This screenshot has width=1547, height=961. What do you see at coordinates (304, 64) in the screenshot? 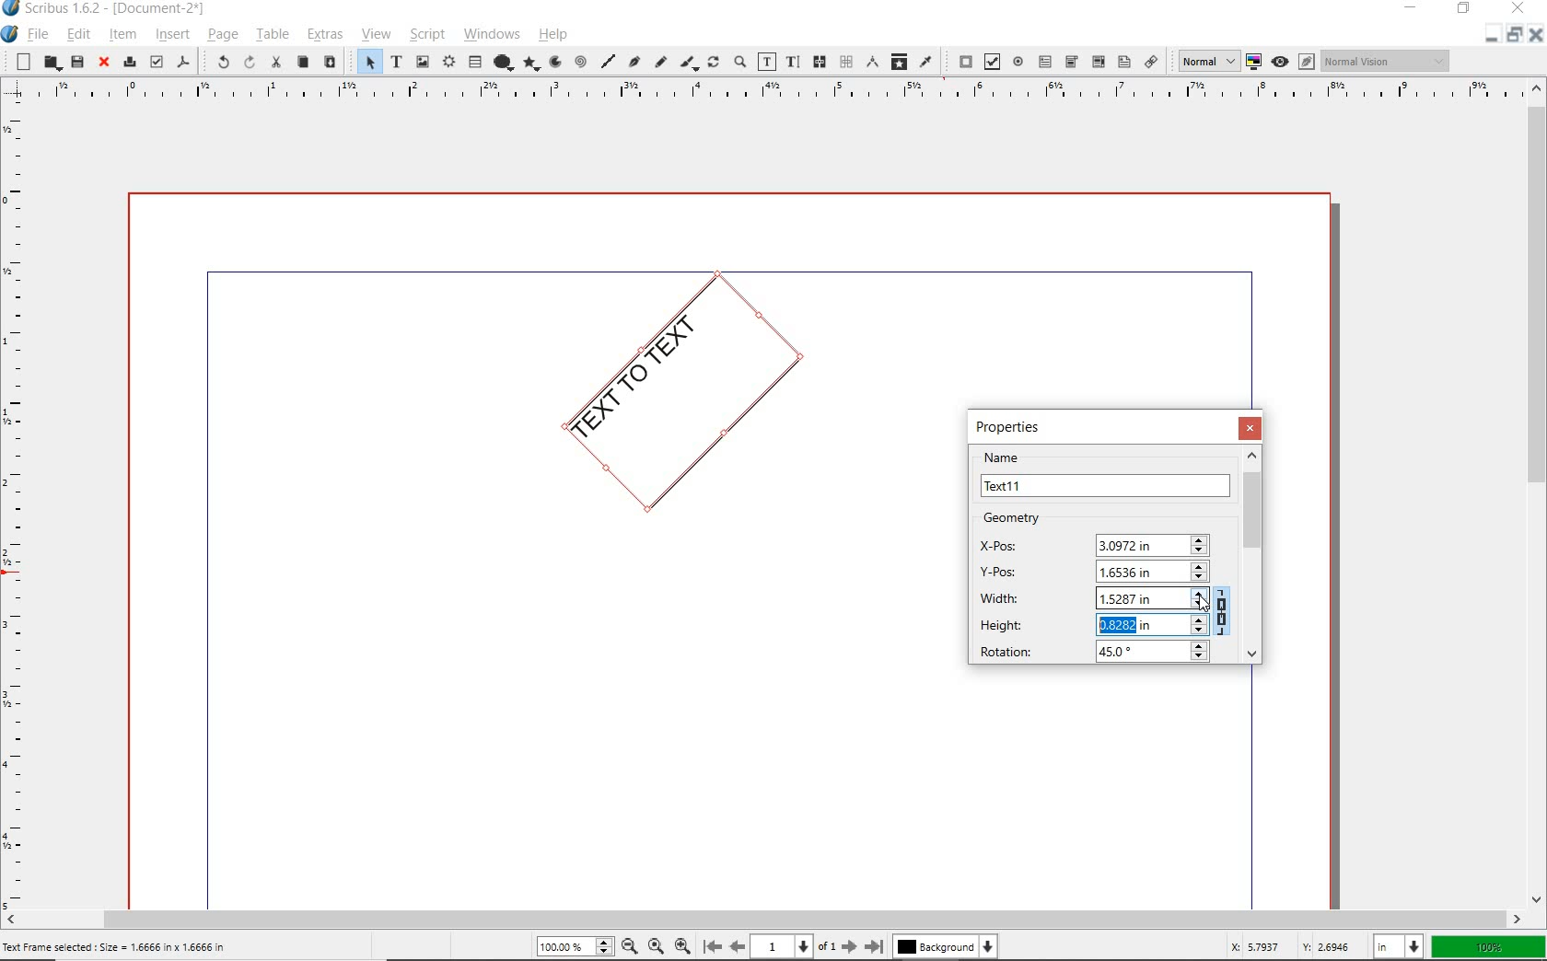
I see `copy` at bounding box center [304, 64].